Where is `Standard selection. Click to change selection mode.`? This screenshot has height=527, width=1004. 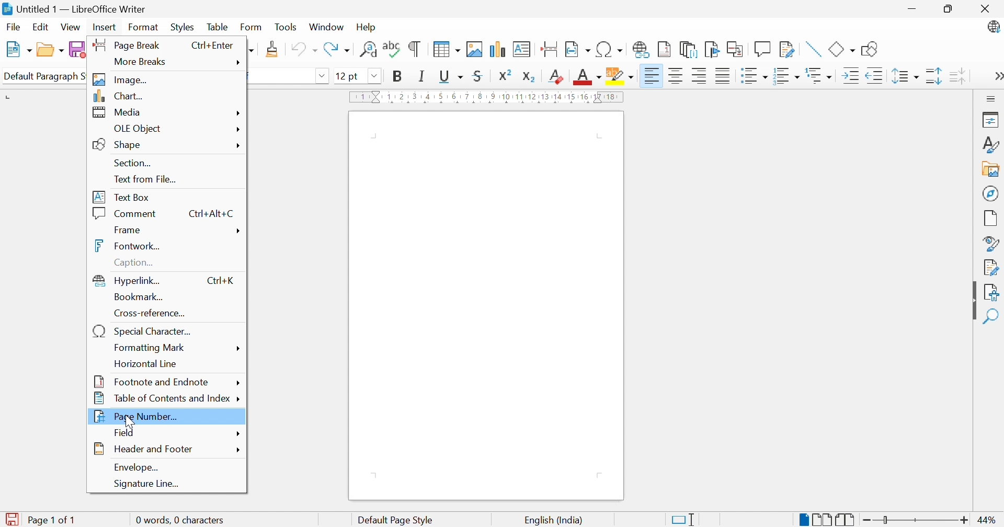
Standard selection. Click to change selection mode. is located at coordinates (683, 520).